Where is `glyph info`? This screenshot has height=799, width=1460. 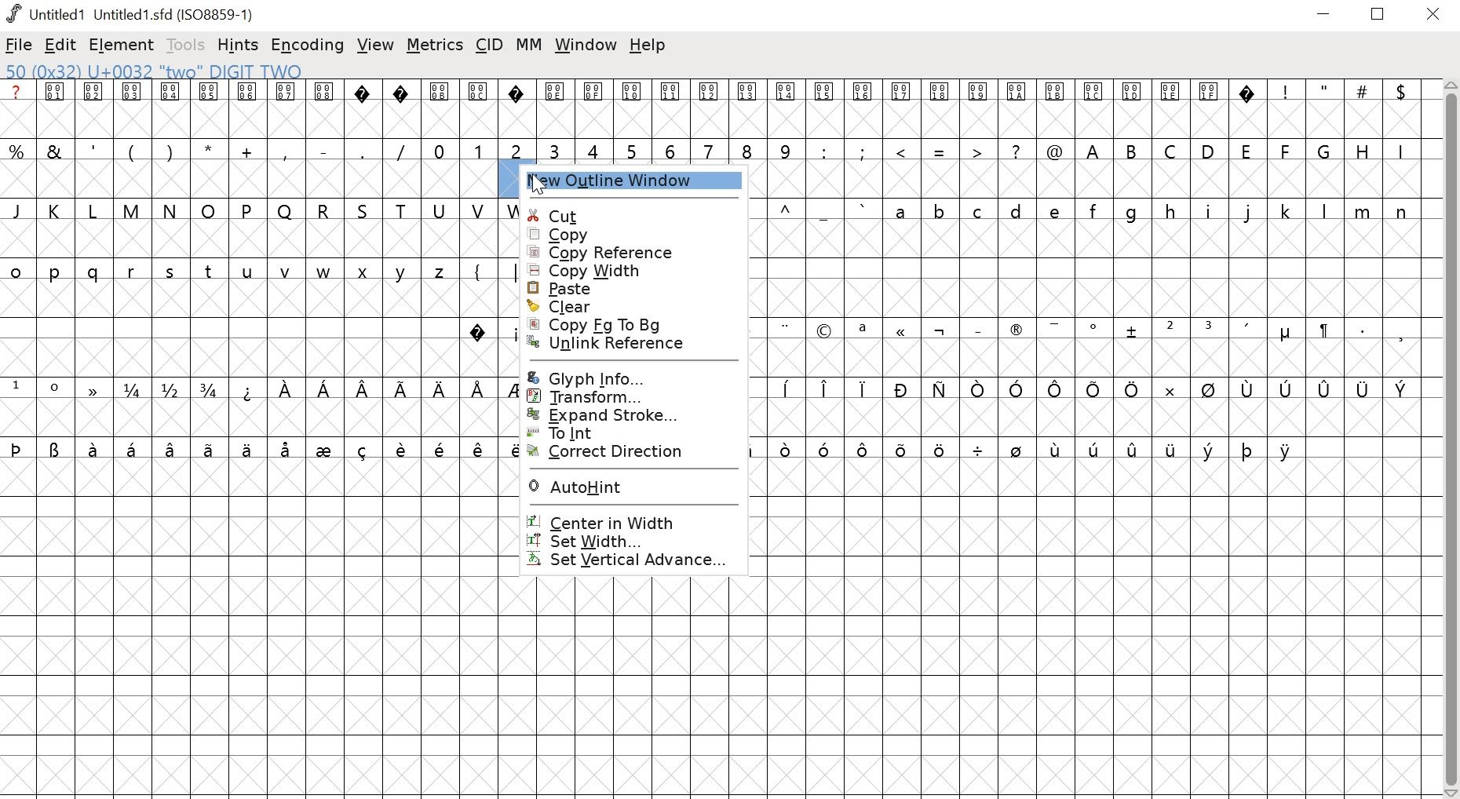
glyph info is located at coordinates (626, 377).